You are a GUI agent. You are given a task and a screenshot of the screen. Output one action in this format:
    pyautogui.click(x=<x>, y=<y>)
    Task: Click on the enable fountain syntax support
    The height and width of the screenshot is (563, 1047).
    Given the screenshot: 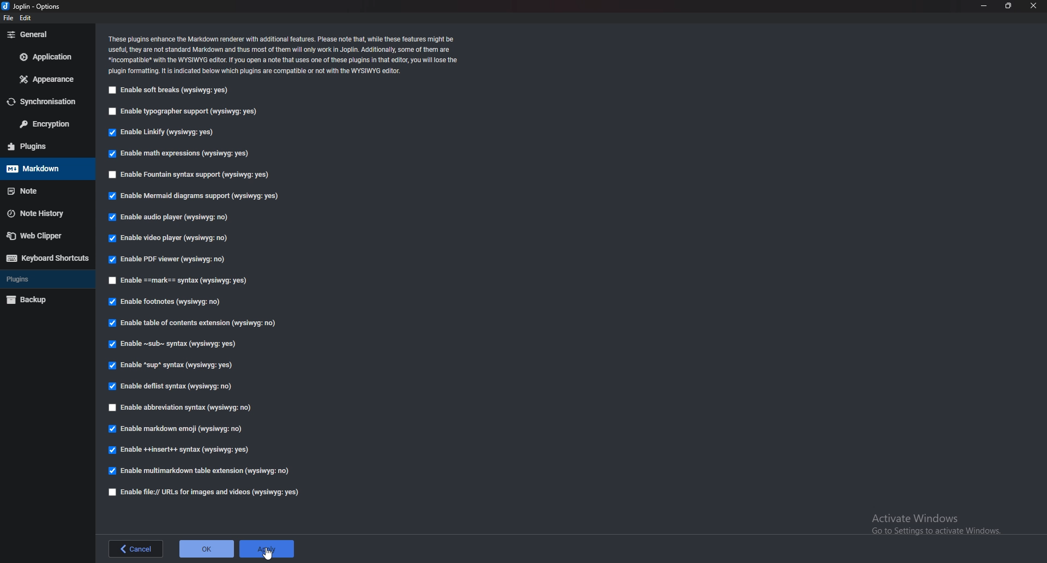 What is the action you would take?
    pyautogui.click(x=192, y=175)
    